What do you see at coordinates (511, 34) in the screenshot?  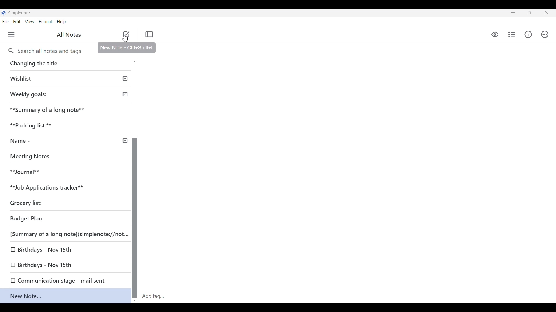 I see `Insert checklist` at bounding box center [511, 34].